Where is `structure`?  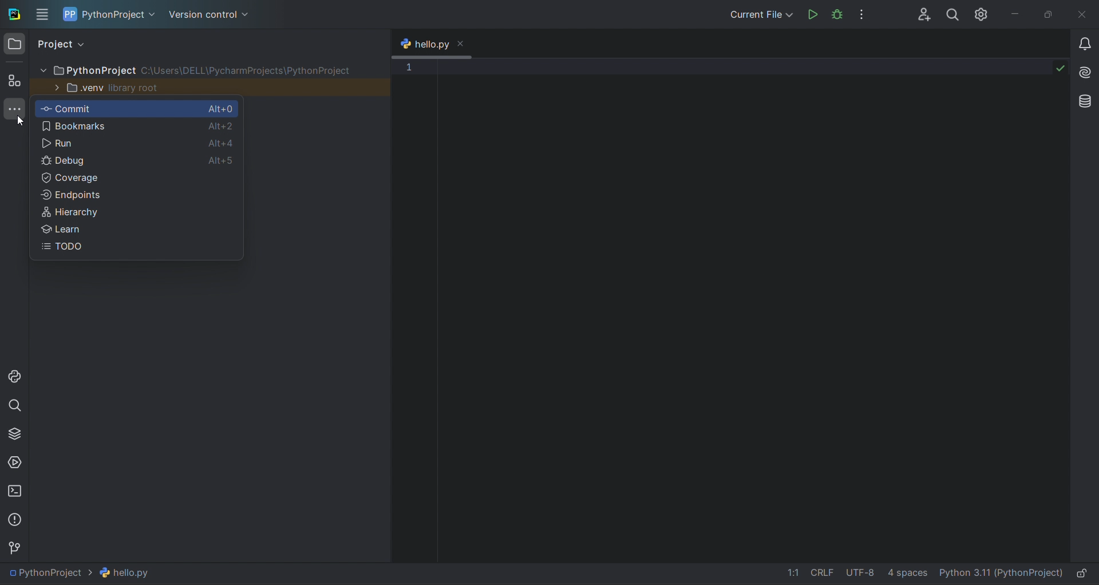
structure is located at coordinates (14, 81).